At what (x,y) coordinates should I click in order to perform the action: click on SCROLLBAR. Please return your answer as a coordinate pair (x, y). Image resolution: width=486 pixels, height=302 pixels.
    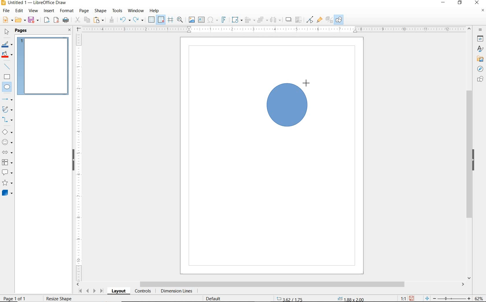
    Looking at the image, I should click on (469, 154).